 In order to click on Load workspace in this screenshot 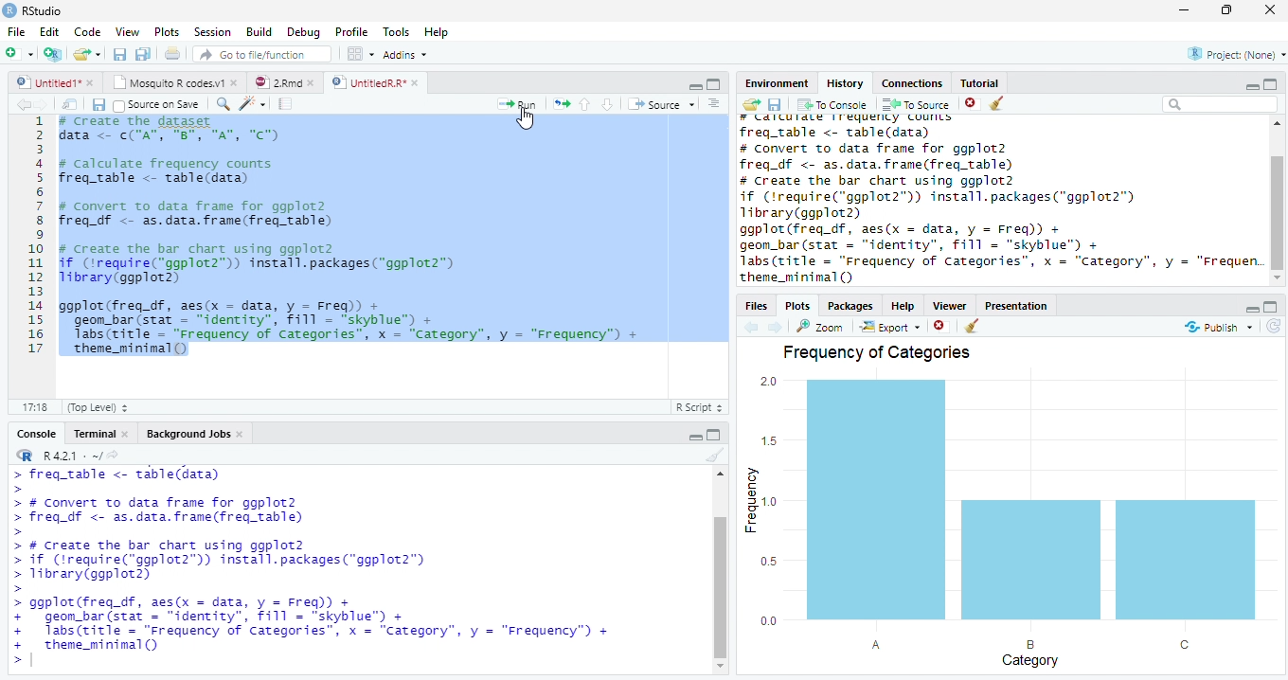, I will do `click(748, 106)`.